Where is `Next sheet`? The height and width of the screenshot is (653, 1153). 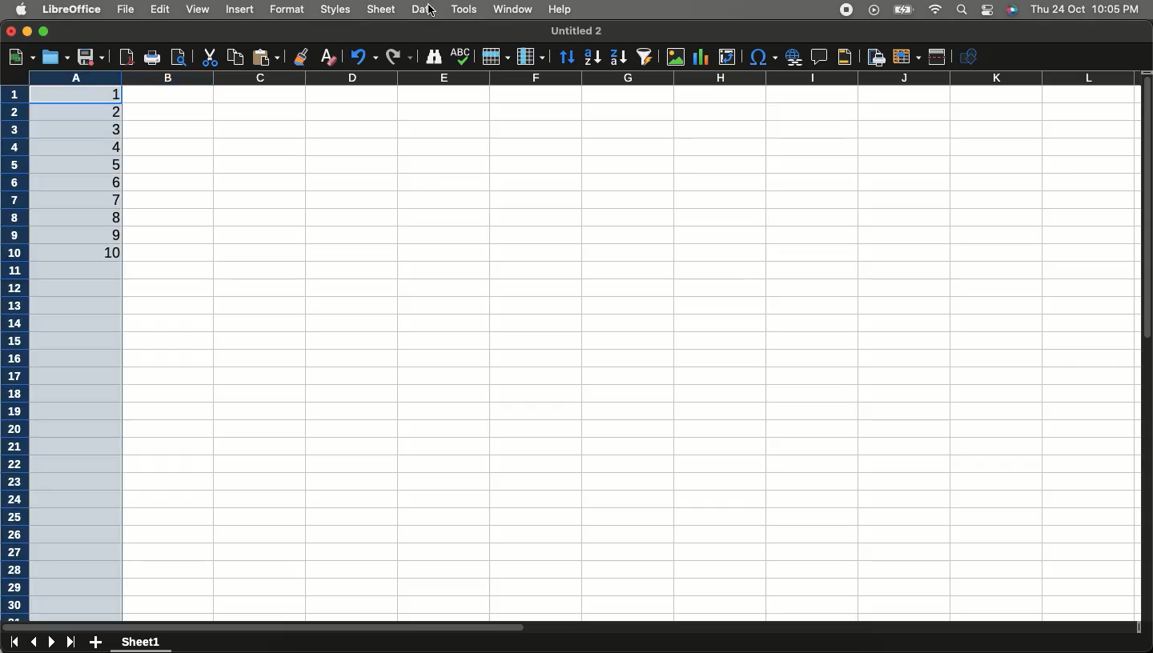
Next sheet is located at coordinates (53, 643).